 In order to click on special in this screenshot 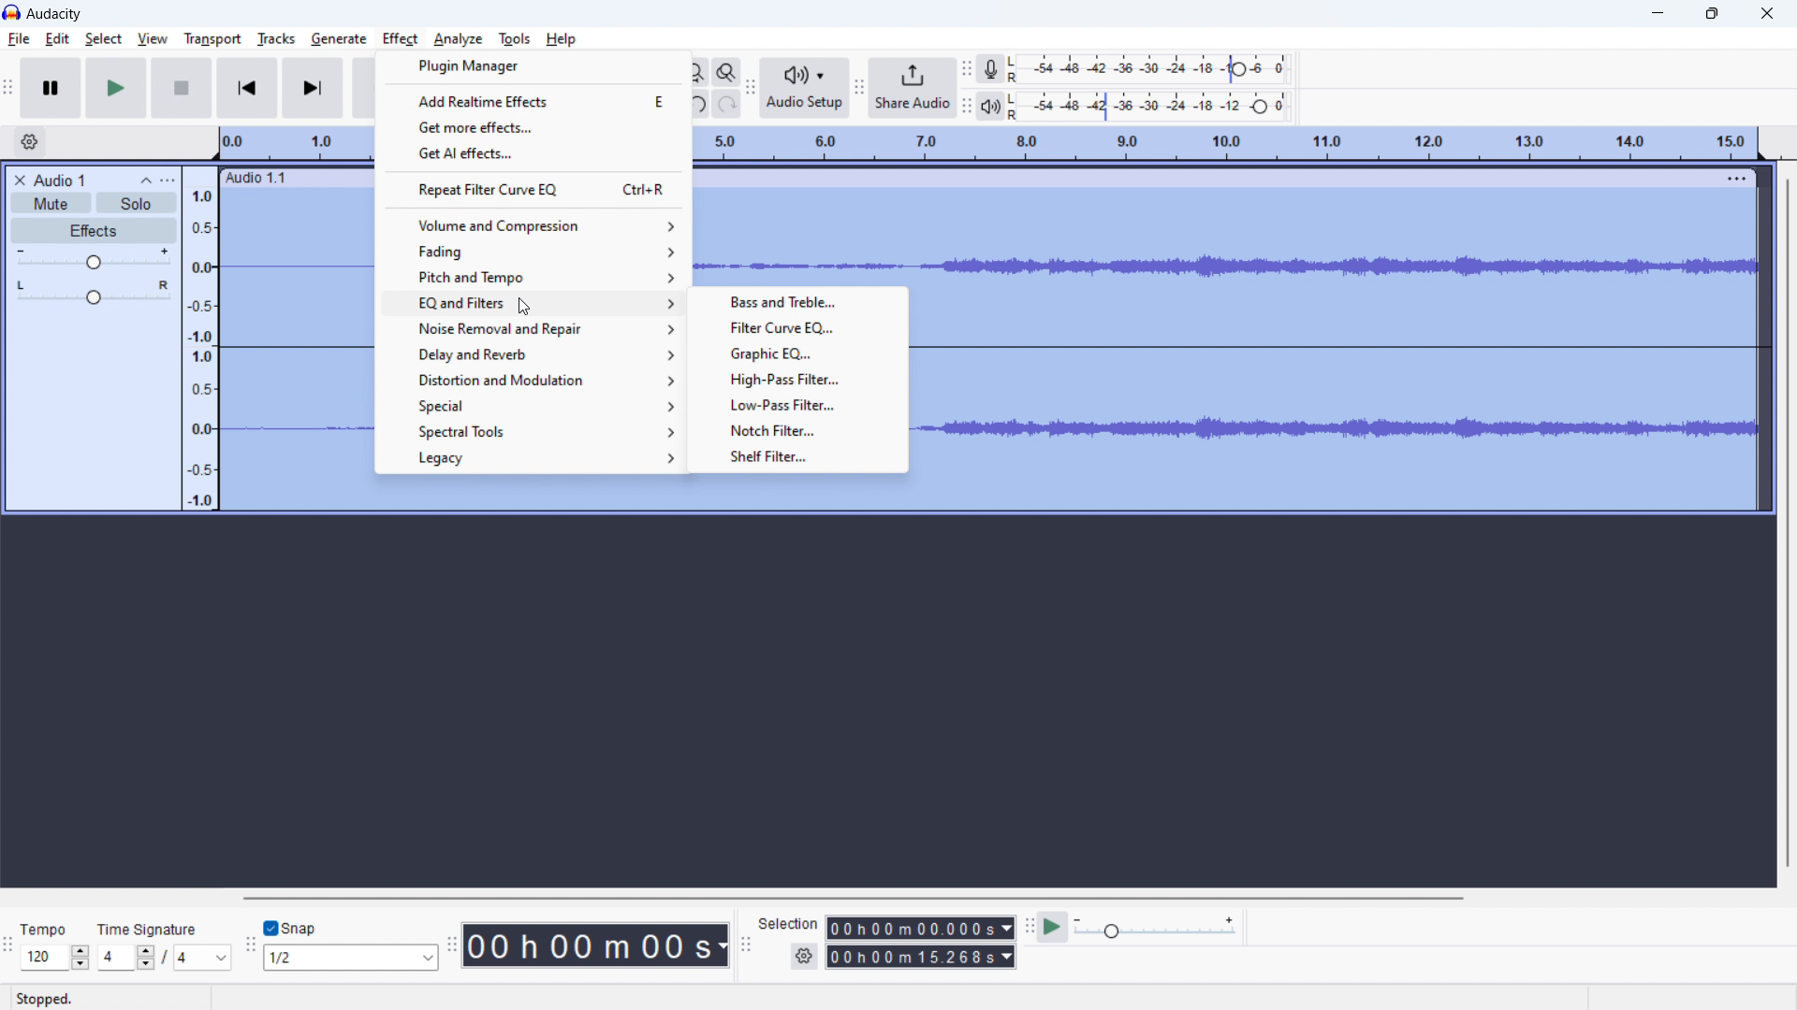, I will do `click(528, 406)`.